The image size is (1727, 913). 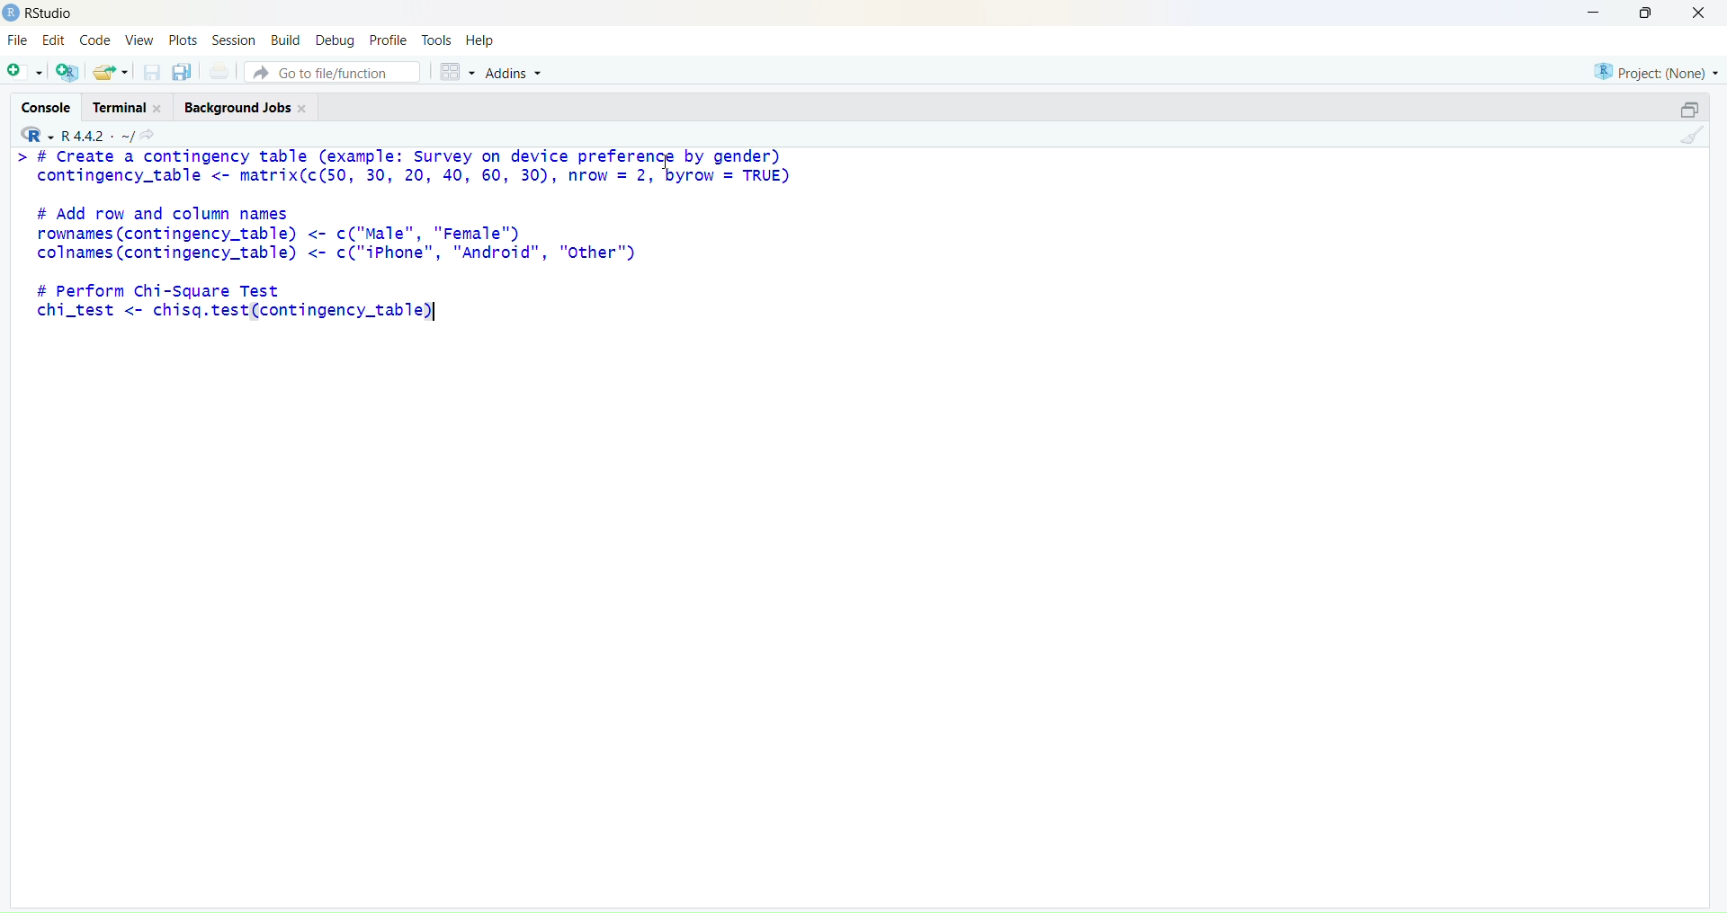 What do you see at coordinates (1656, 73) in the screenshot?
I see `project (none)` at bounding box center [1656, 73].